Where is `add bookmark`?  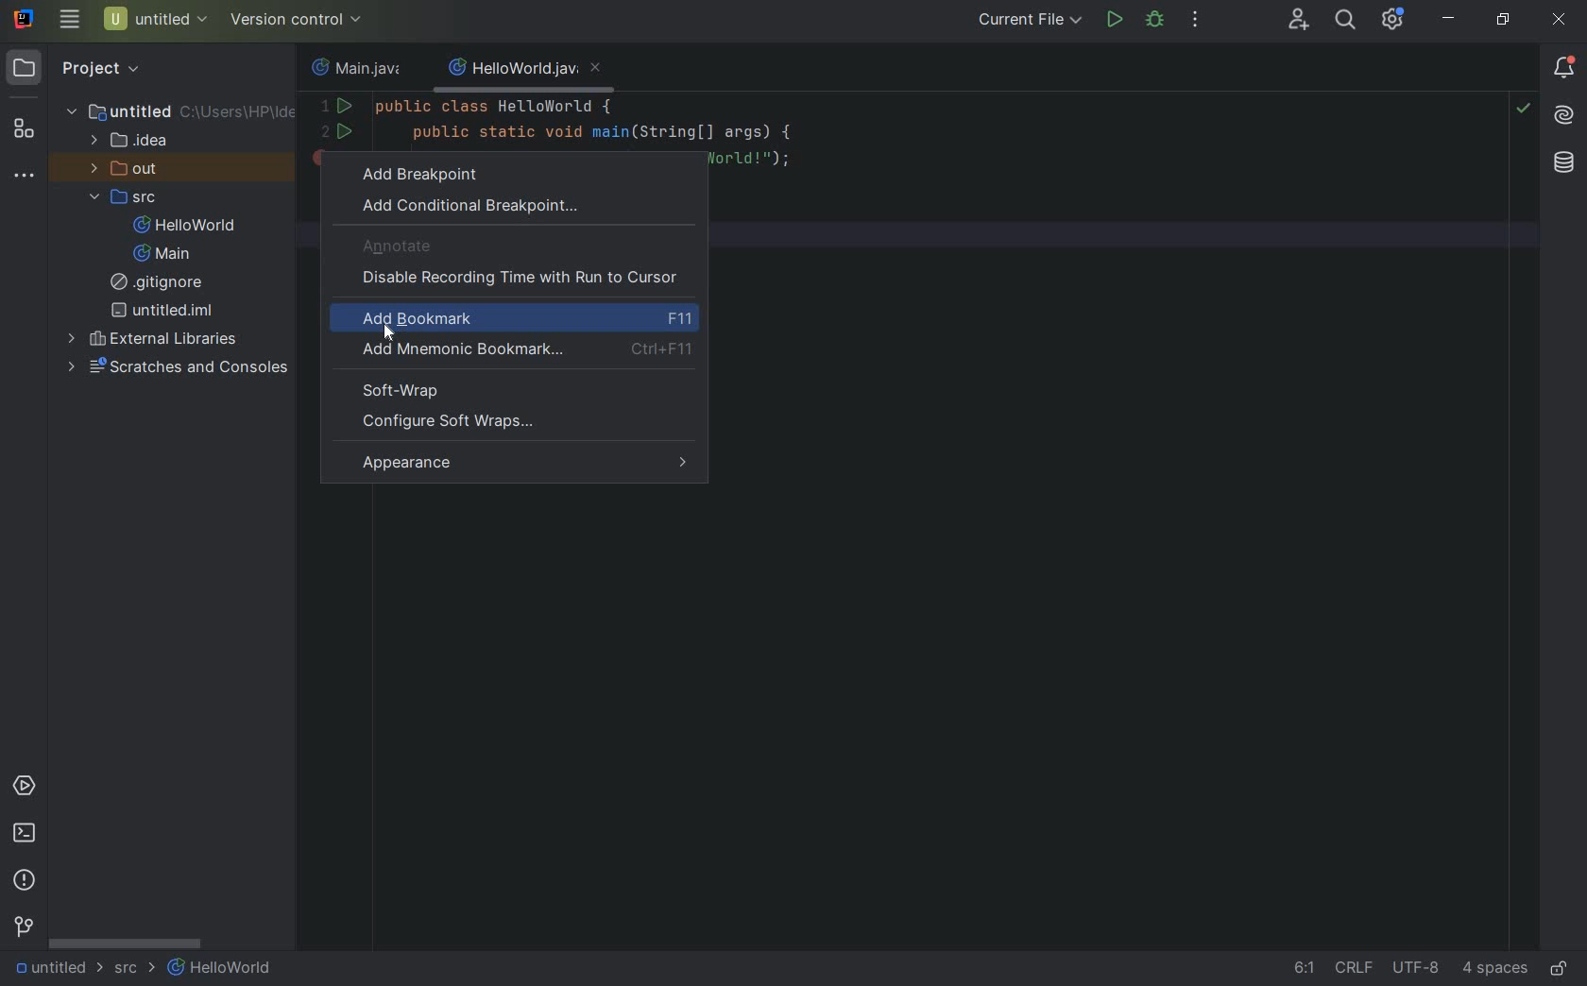
add bookmark is located at coordinates (527, 320).